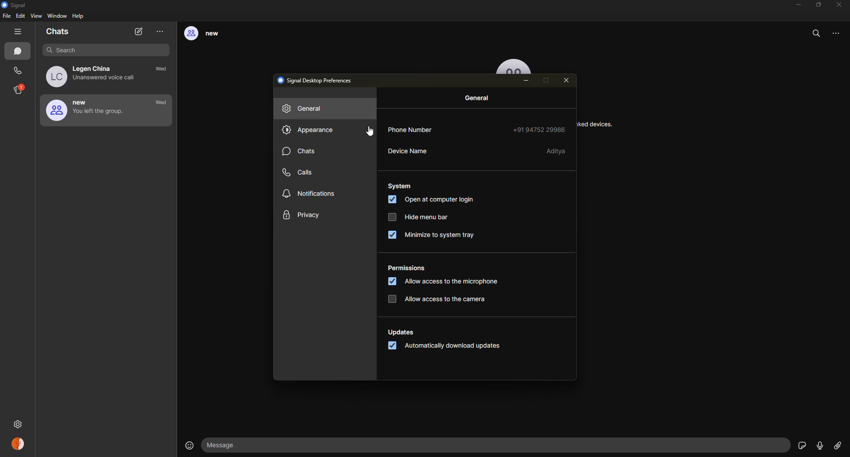 The height and width of the screenshot is (457, 850). I want to click on calls, so click(19, 71).